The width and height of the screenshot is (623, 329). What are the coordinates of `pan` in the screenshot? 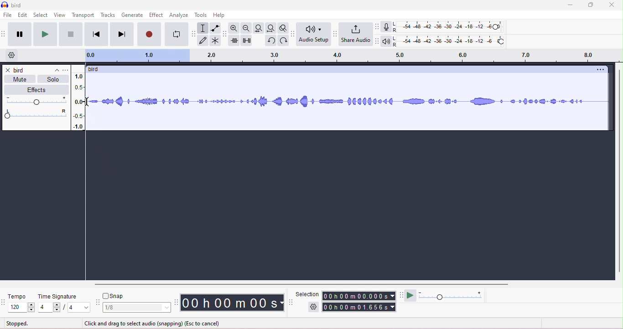 It's located at (36, 114).